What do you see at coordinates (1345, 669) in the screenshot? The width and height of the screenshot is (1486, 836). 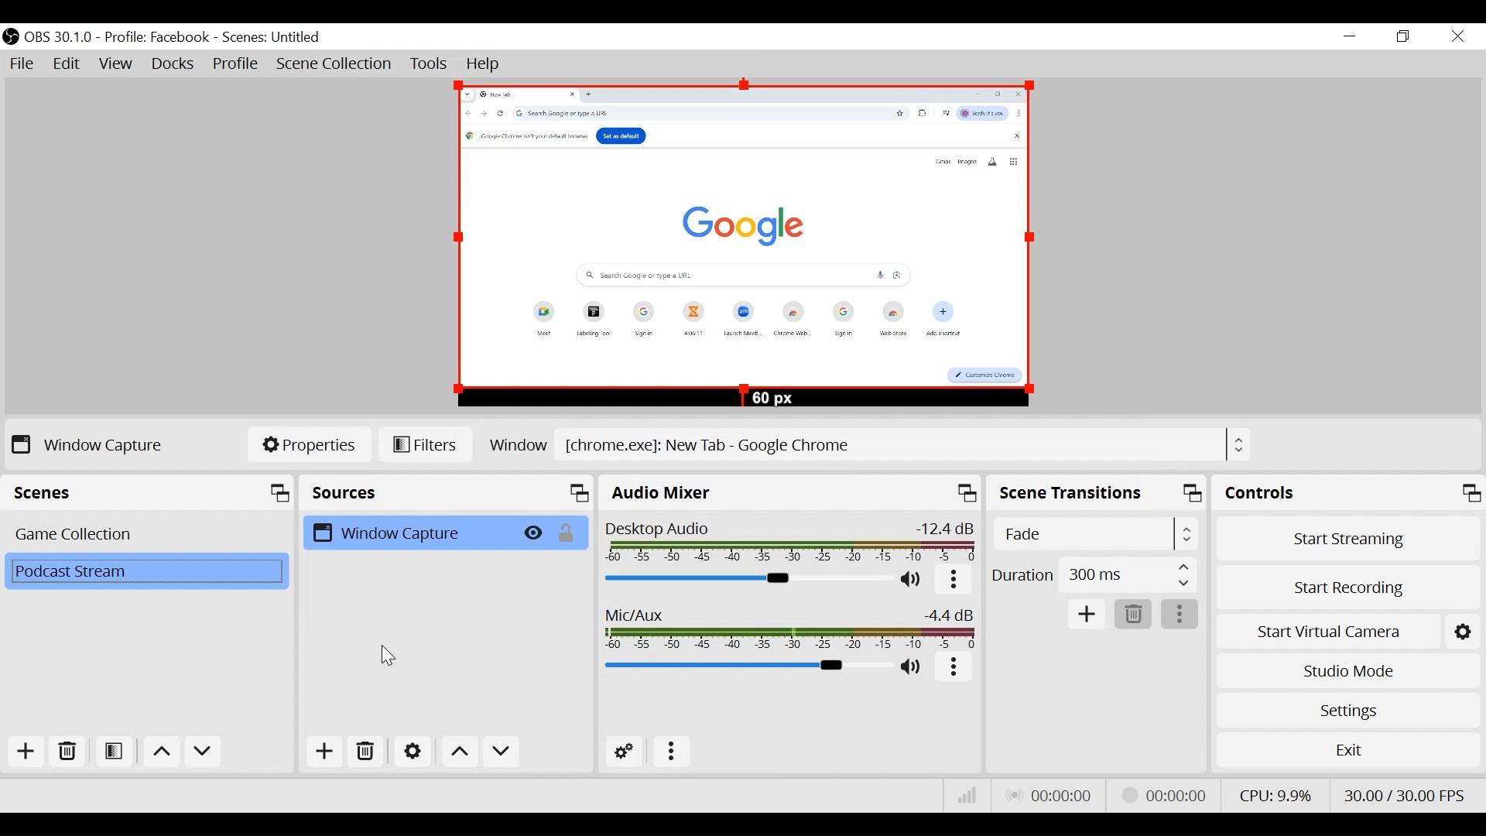 I see `Studio Mode` at bounding box center [1345, 669].